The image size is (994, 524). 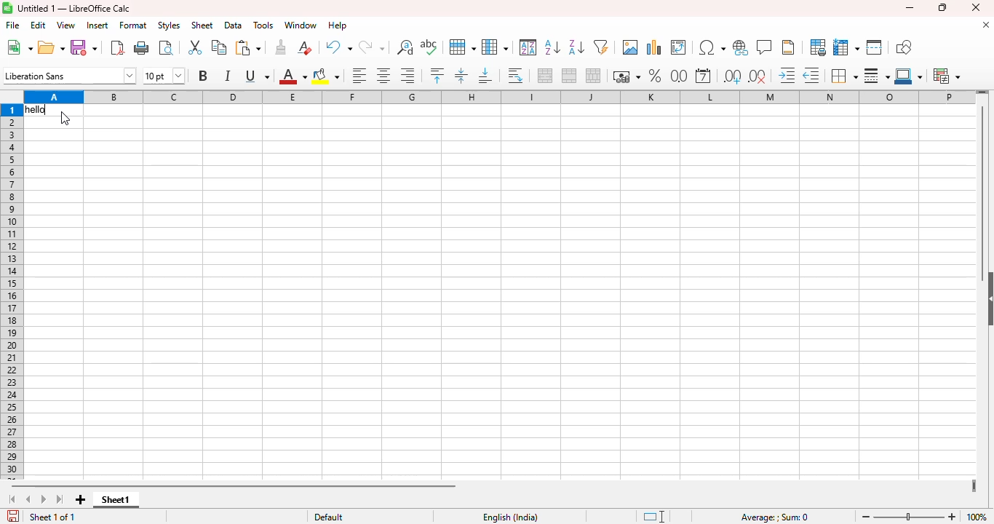 What do you see at coordinates (51, 47) in the screenshot?
I see `open` at bounding box center [51, 47].